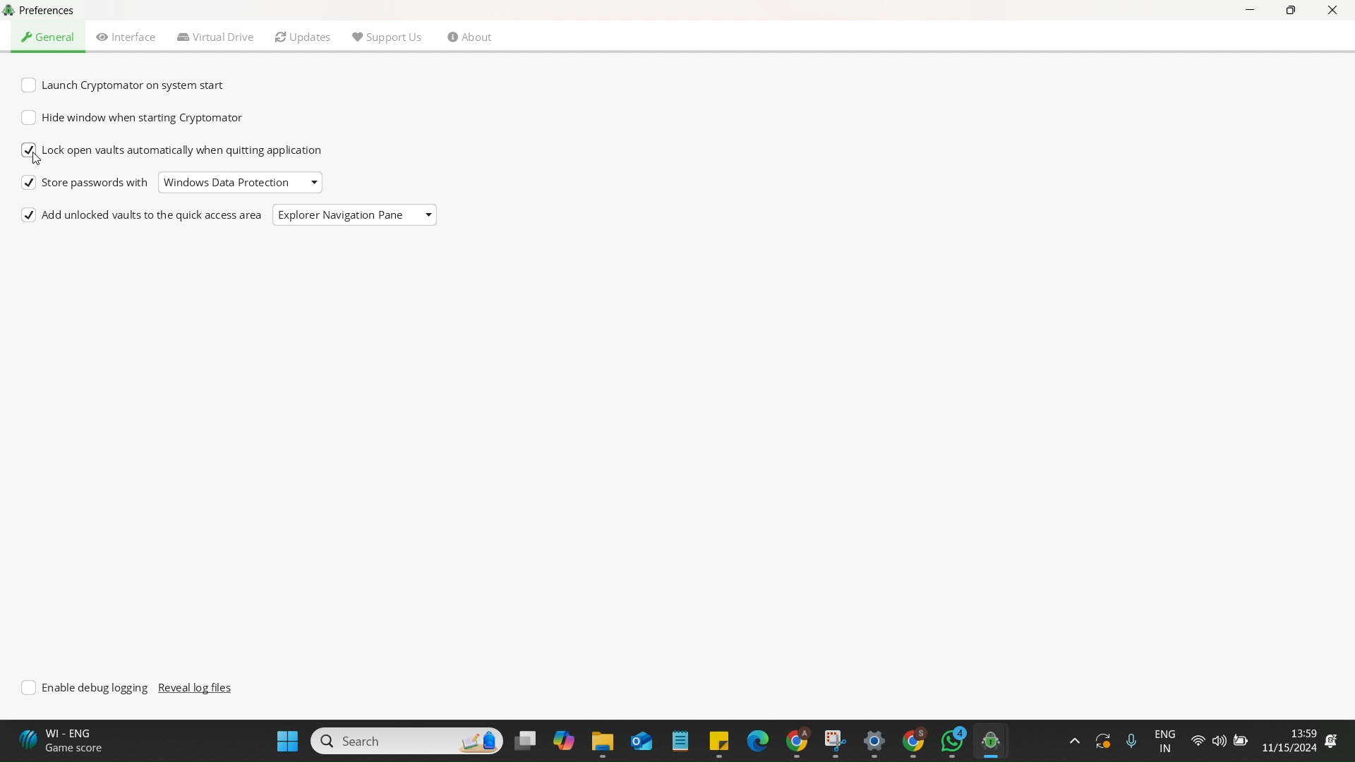  Describe the element at coordinates (560, 740) in the screenshot. I see `CoPilot` at that location.